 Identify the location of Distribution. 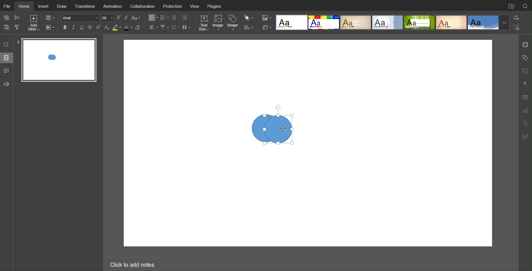
(249, 27).